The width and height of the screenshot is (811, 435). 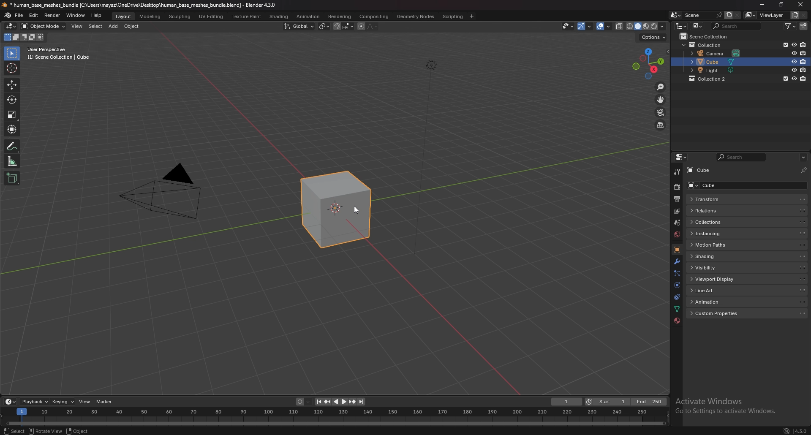 What do you see at coordinates (43, 26) in the screenshot?
I see `object mode` at bounding box center [43, 26].